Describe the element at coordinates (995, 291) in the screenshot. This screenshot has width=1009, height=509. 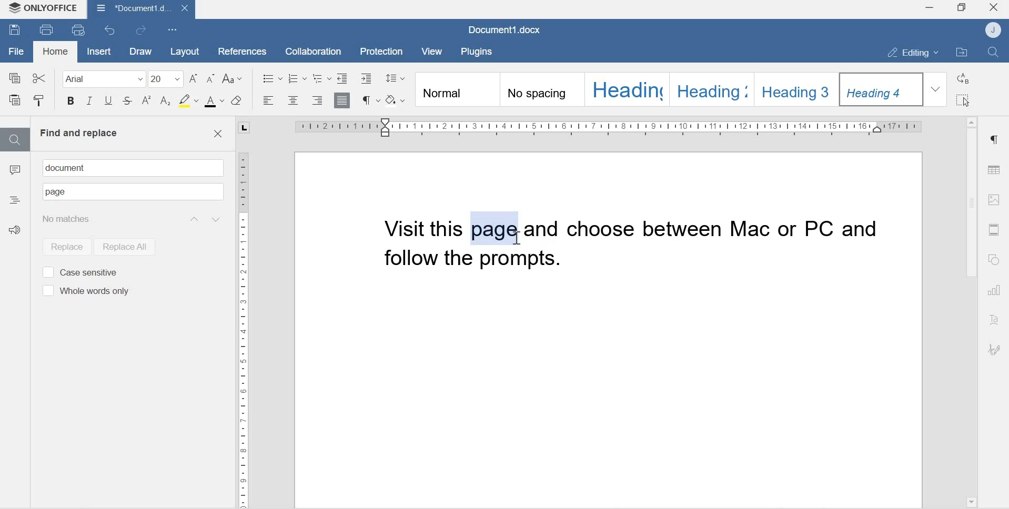
I see `Charts` at that location.